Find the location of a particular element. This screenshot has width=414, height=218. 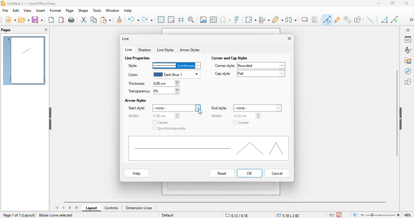

flat is located at coordinates (261, 75).